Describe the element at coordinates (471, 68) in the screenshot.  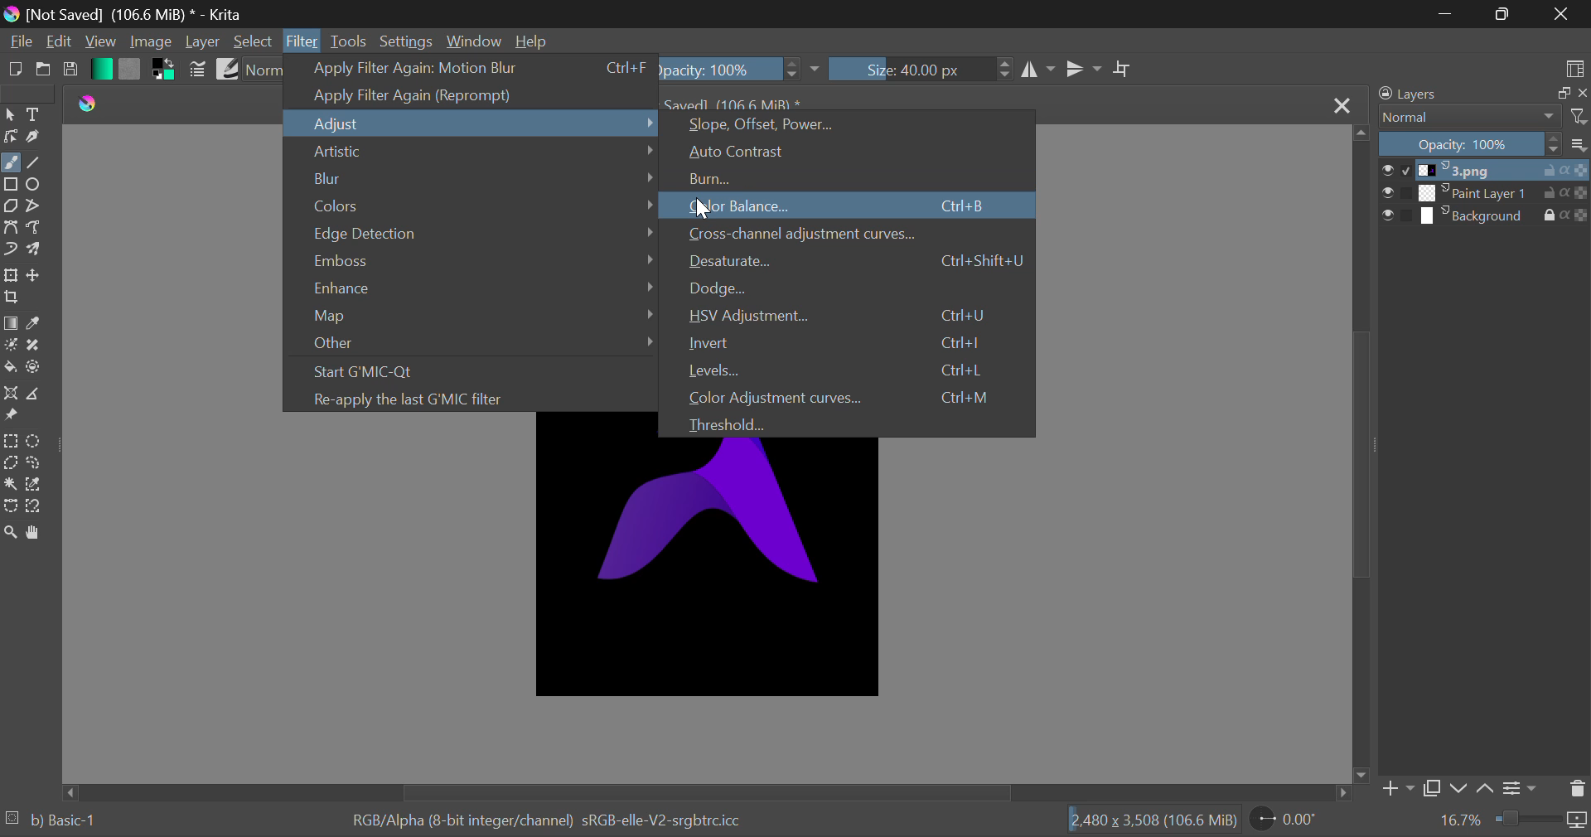
I see `Apply Filter Again` at that location.